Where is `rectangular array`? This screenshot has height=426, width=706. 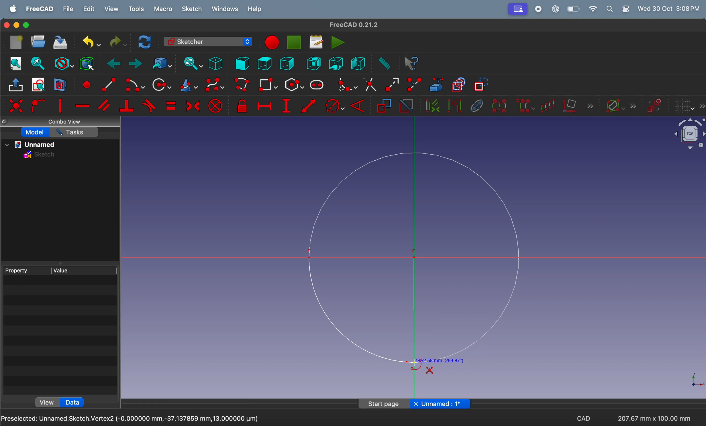 rectangular array is located at coordinates (550, 105).